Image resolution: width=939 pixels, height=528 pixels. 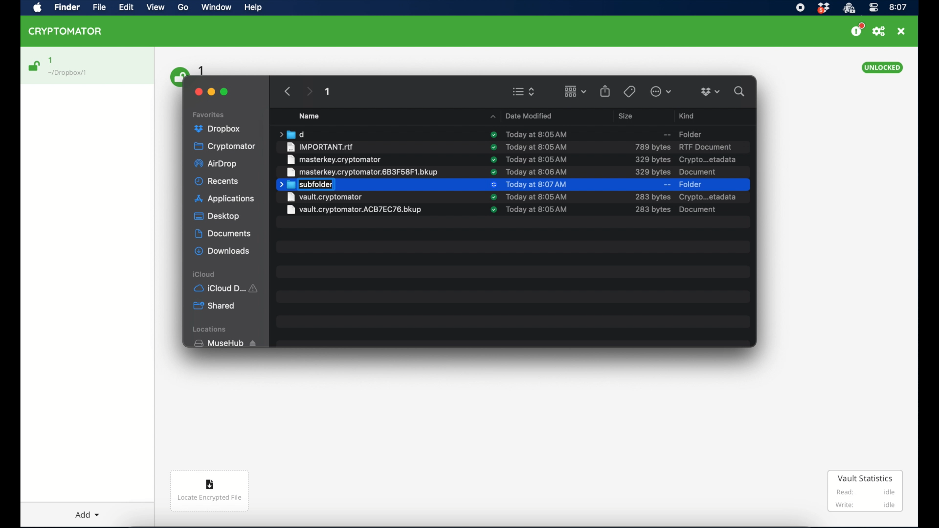 What do you see at coordinates (857, 30) in the screenshot?
I see `support us` at bounding box center [857, 30].